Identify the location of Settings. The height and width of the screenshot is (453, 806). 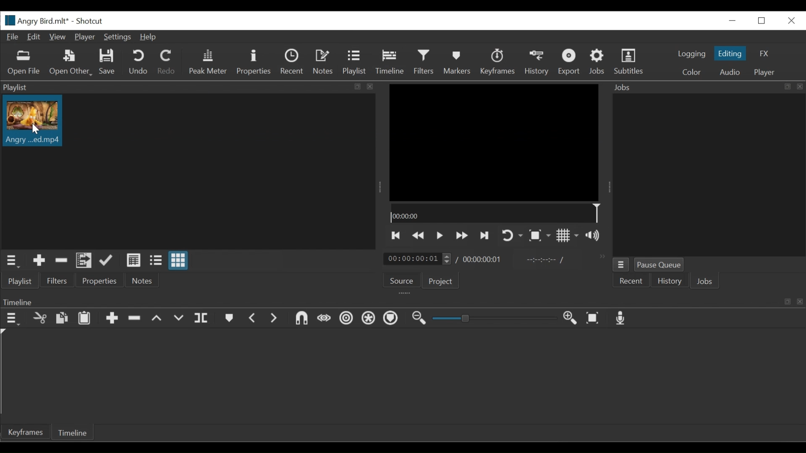
(118, 38).